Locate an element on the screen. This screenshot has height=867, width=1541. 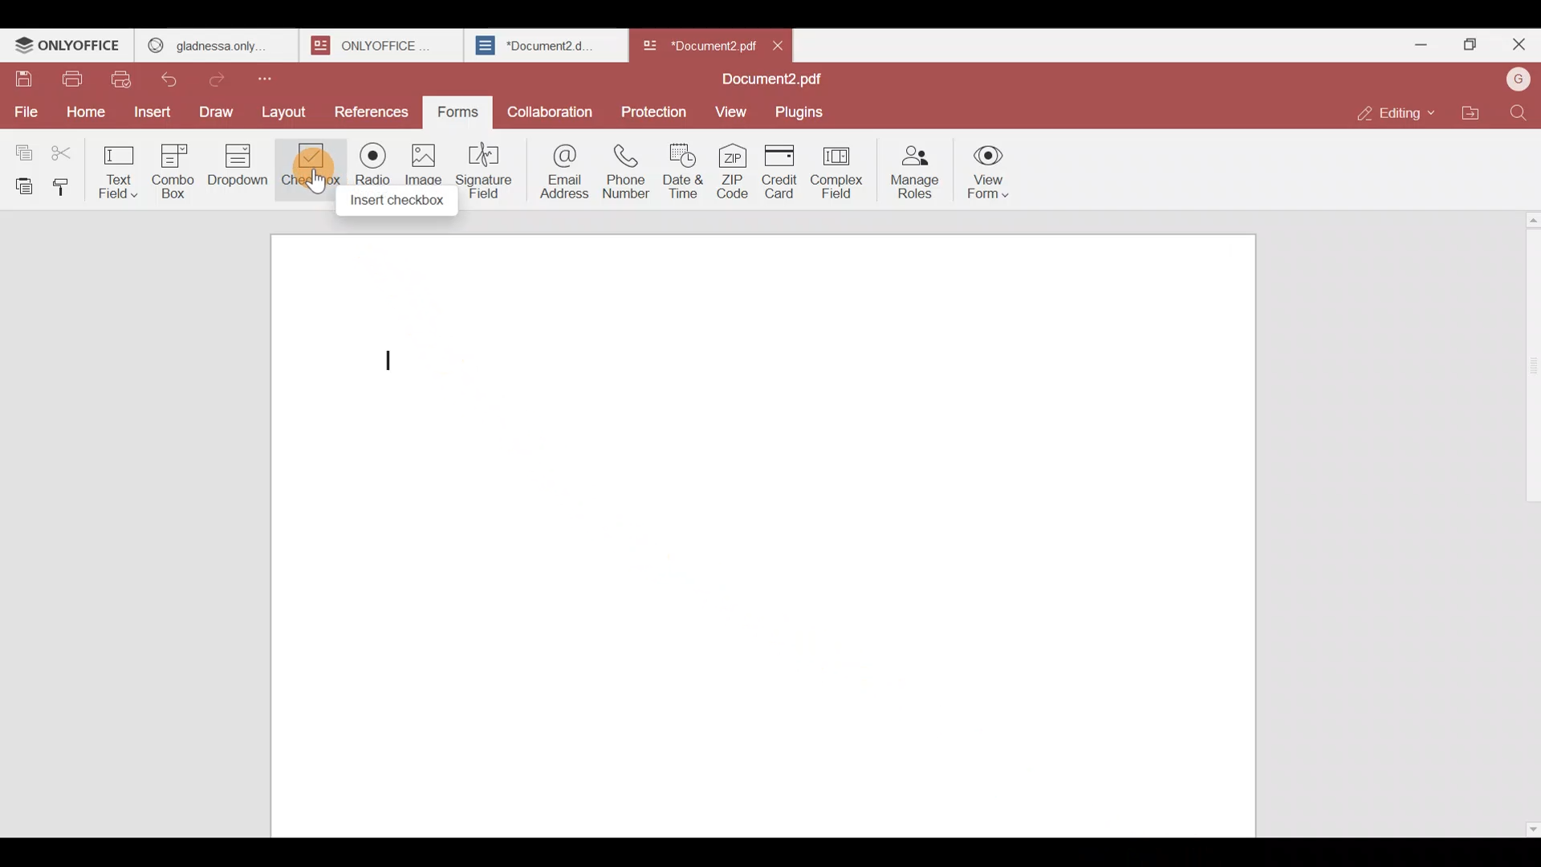
Working area is located at coordinates (755, 536).